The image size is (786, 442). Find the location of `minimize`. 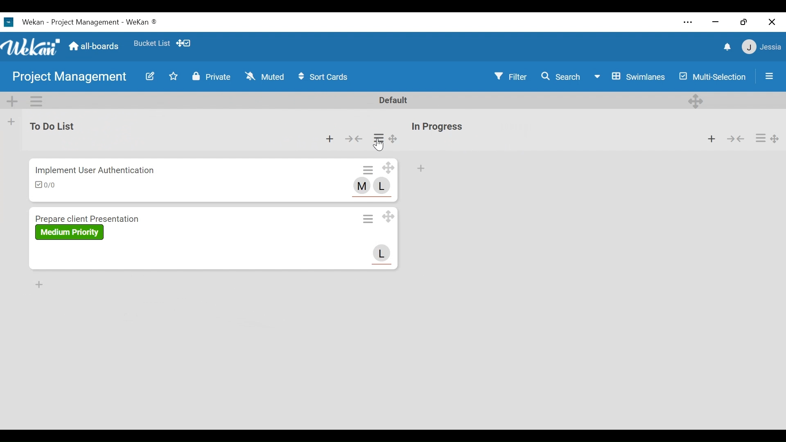

minimize is located at coordinates (714, 23).